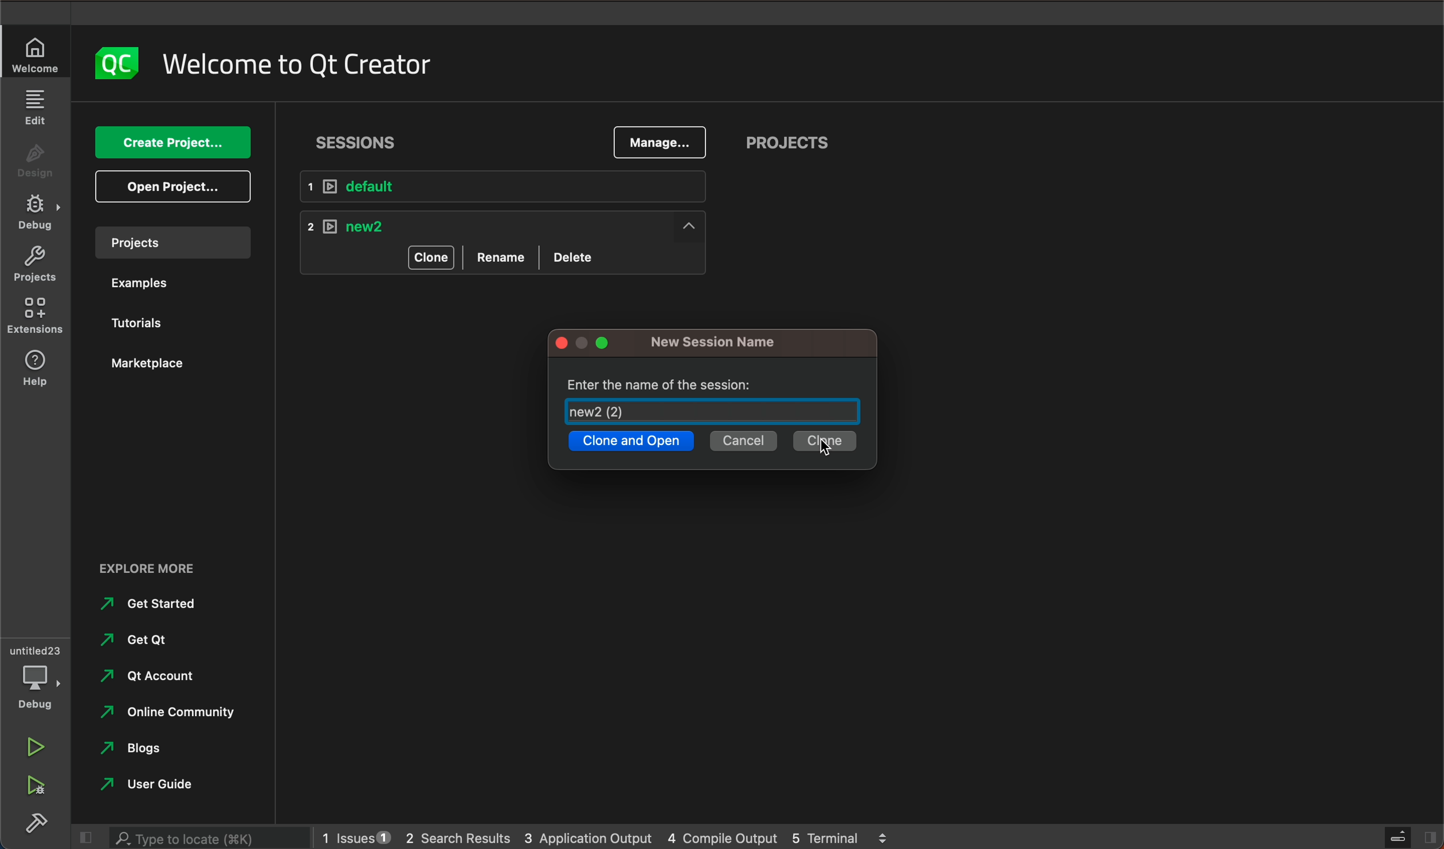 Image resolution: width=1444 pixels, height=849 pixels. Describe the element at coordinates (163, 783) in the screenshot. I see `user guide` at that location.